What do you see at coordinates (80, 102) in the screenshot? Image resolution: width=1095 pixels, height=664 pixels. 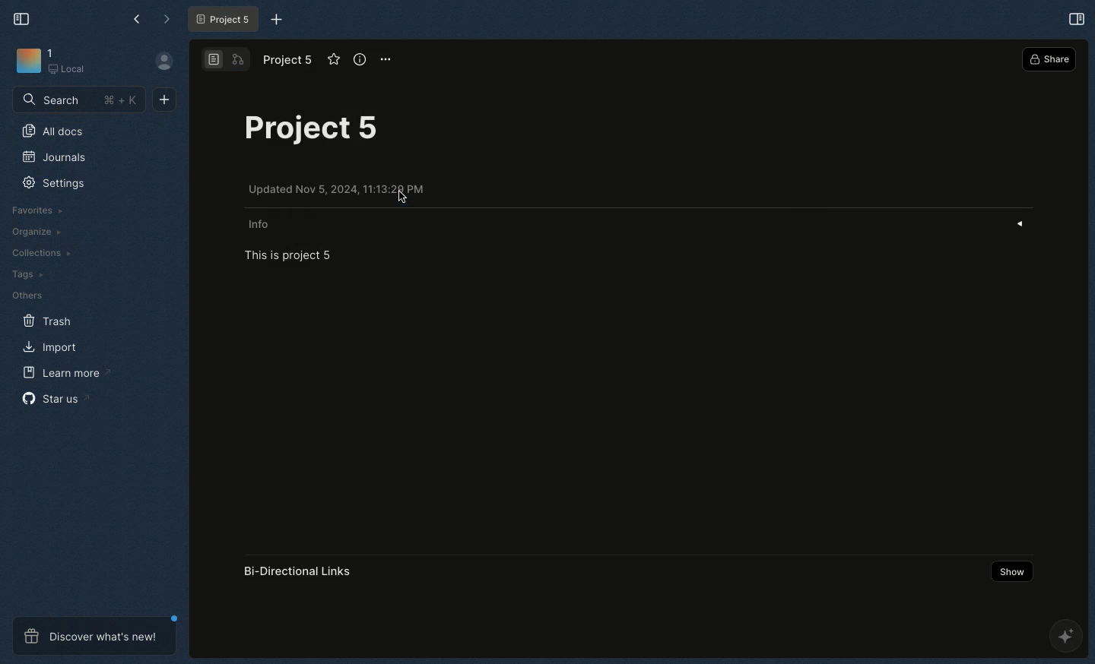 I see `Search` at bounding box center [80, 102].